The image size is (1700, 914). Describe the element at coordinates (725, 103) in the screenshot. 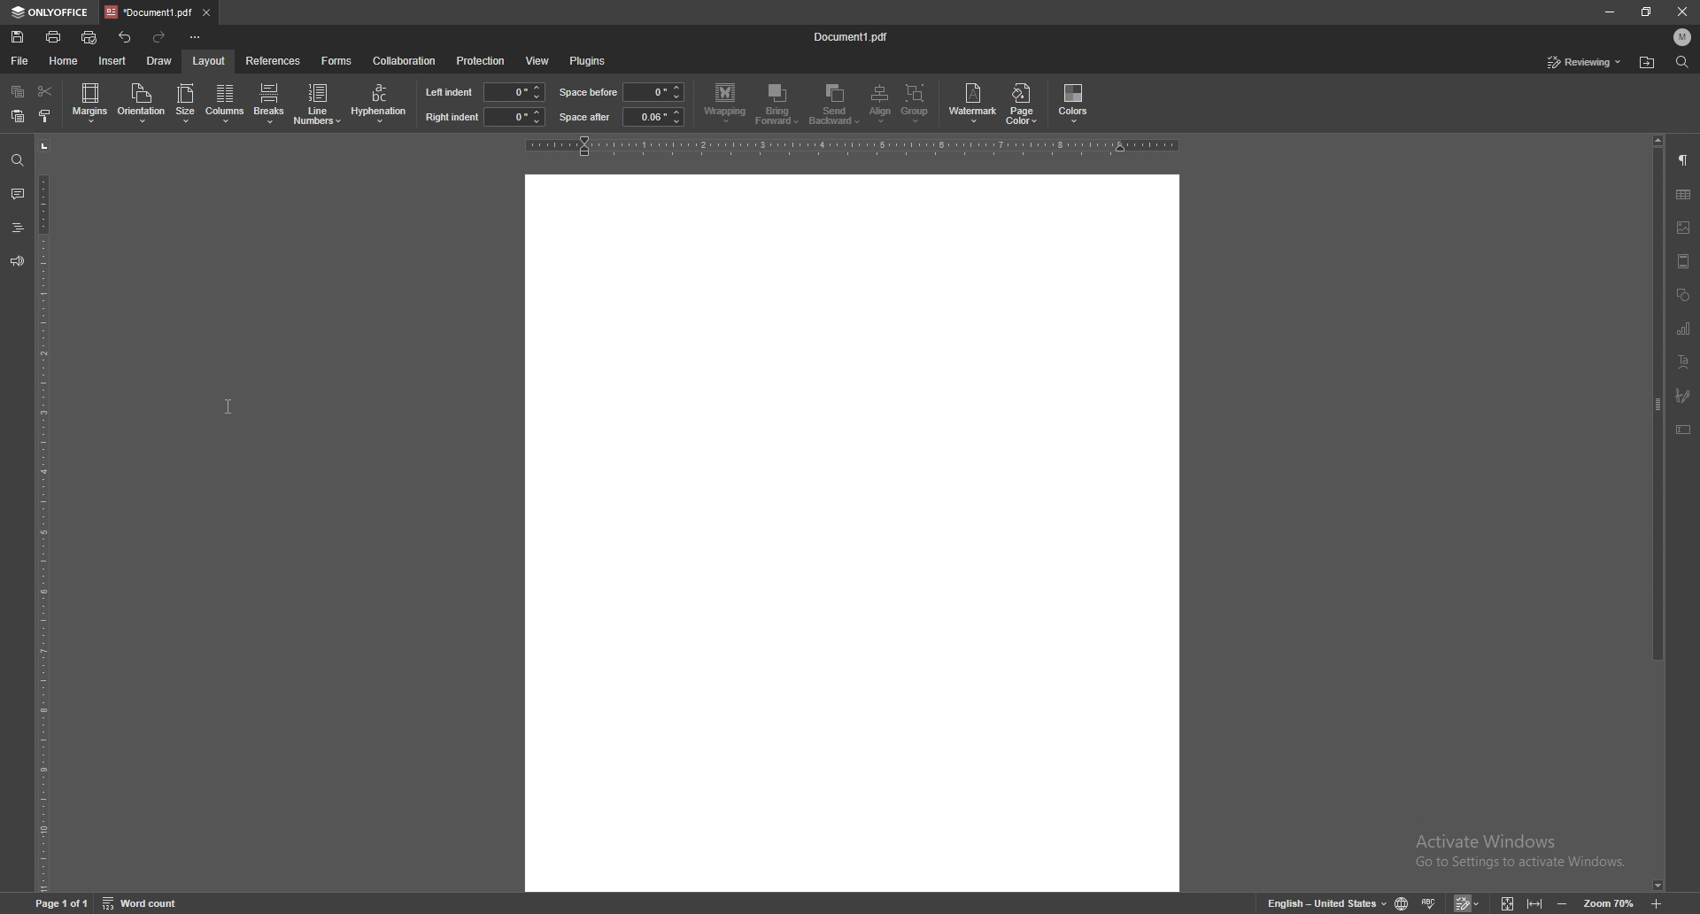

I see `wrapping` at that location.